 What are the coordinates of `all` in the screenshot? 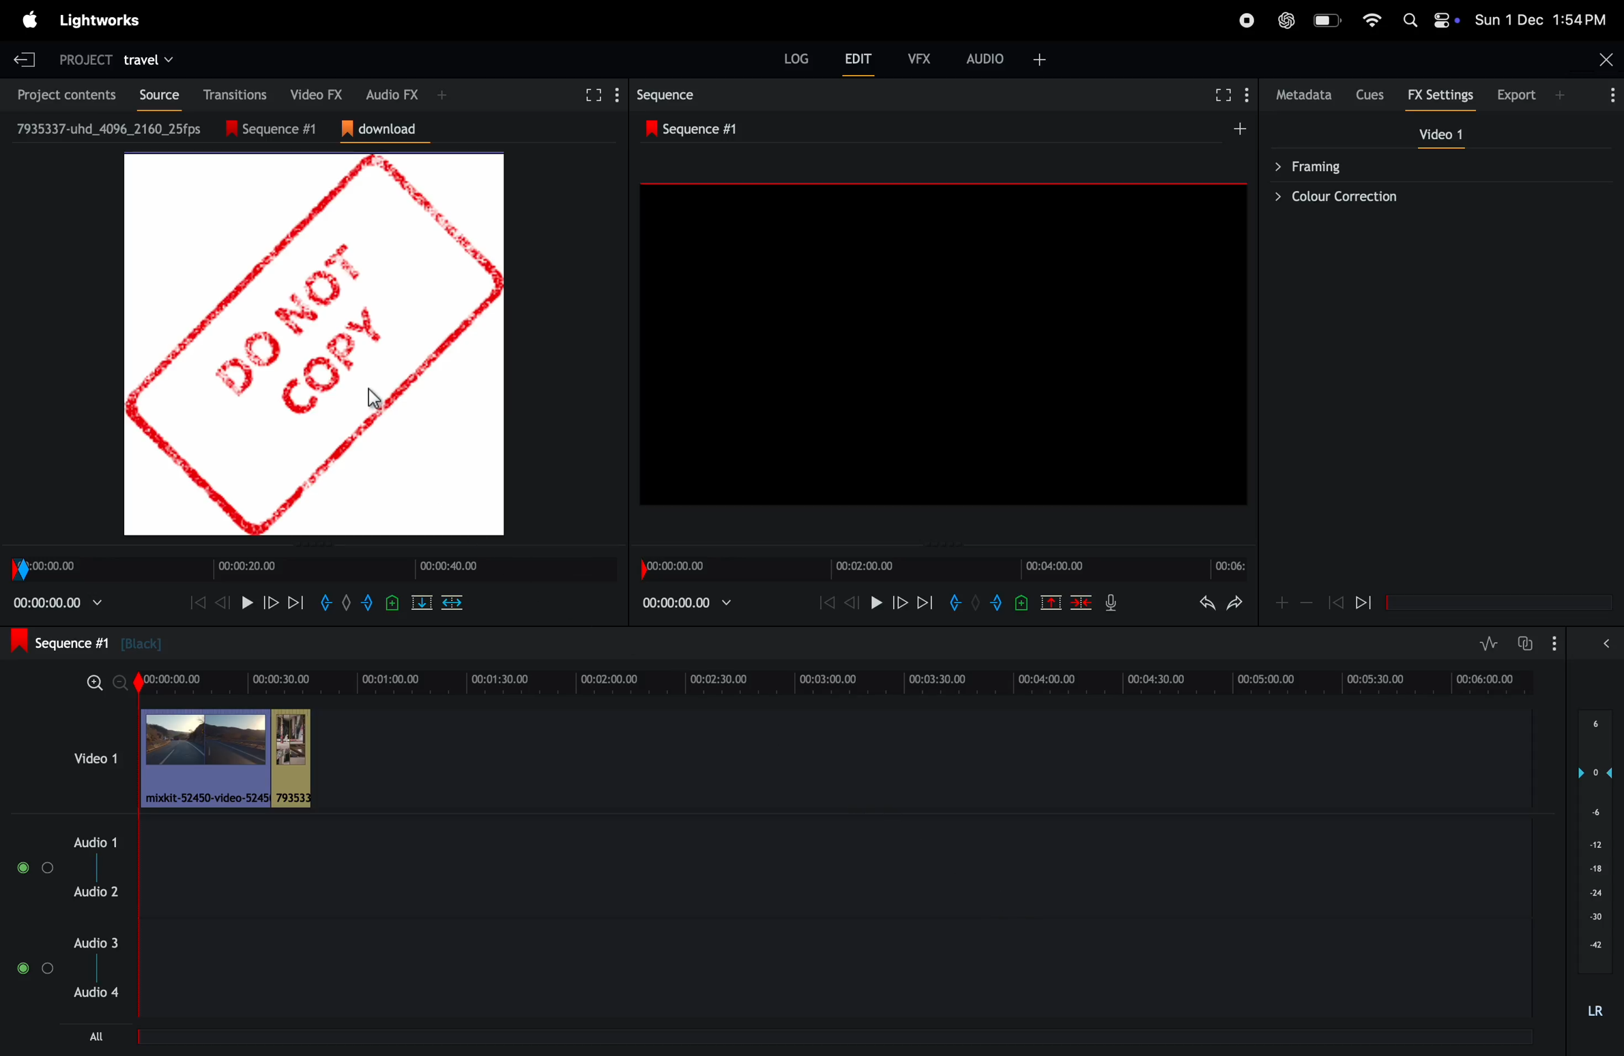 It's located at (97, 1036).